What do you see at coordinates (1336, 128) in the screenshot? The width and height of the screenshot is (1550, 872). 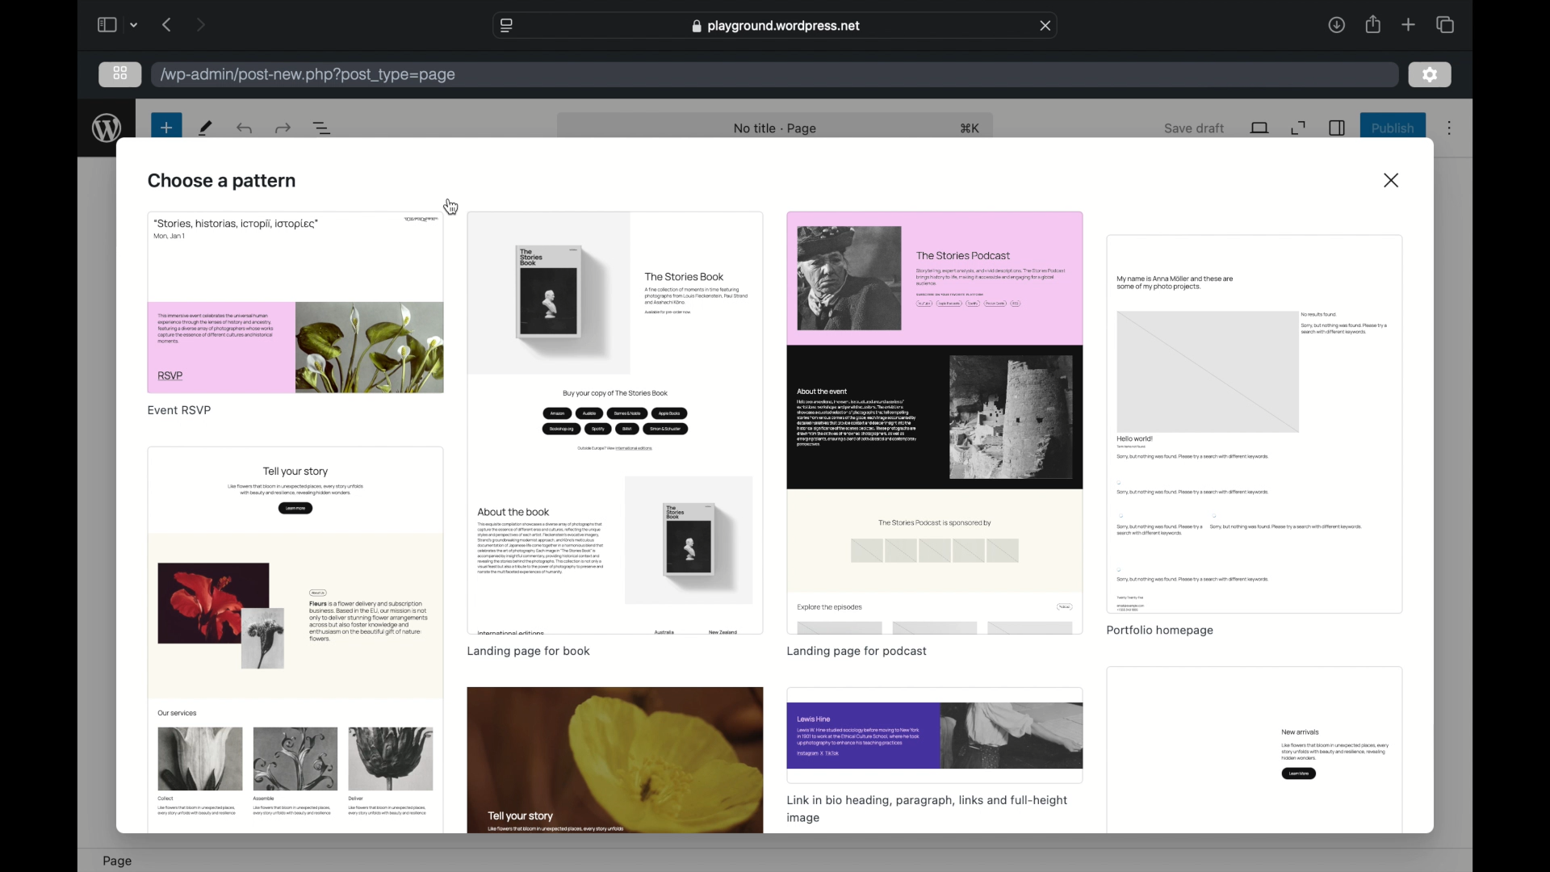 I see `sidebar` at bounding box center [1336, 128].